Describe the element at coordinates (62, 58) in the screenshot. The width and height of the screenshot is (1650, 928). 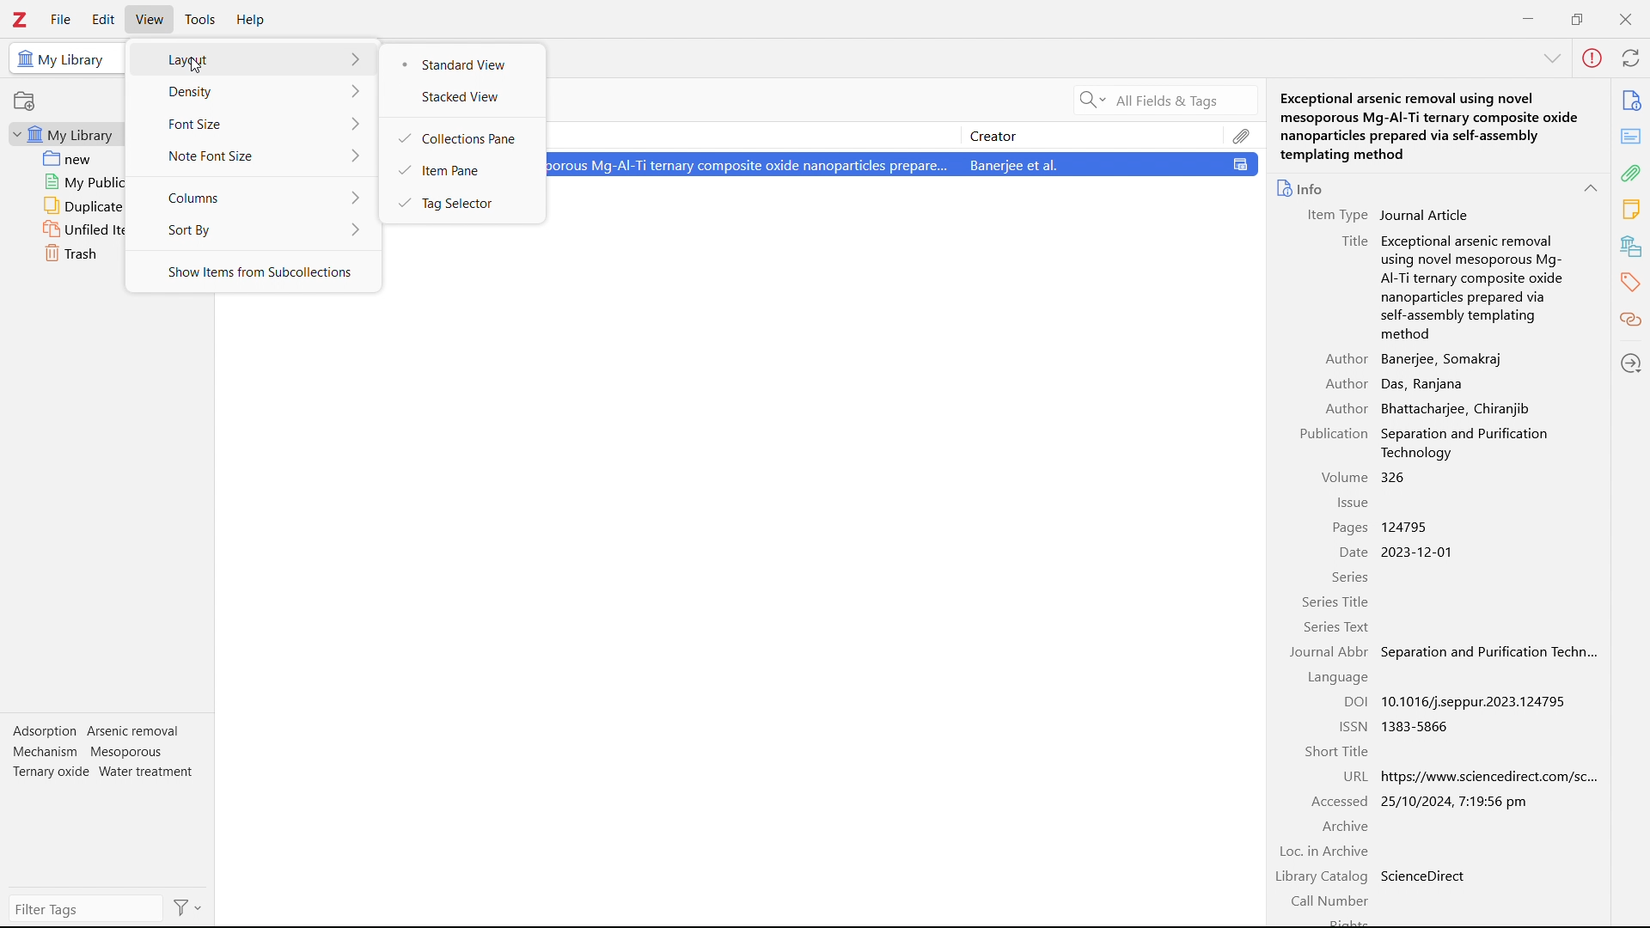
I see `My Library` at that location.